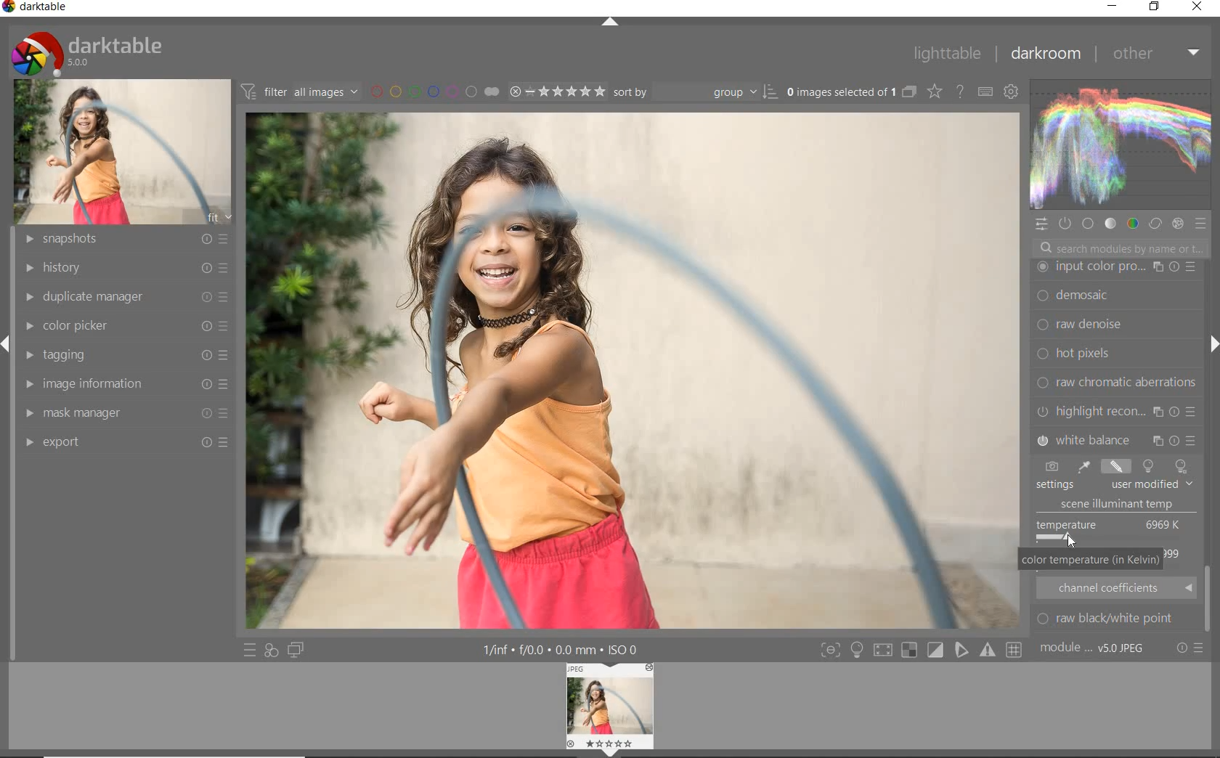 This screenshot has width=1220, height=758. What do you see at coordinates (130, 323) in the screenshot?
I see `color picker` at bounding box center [130, 323].